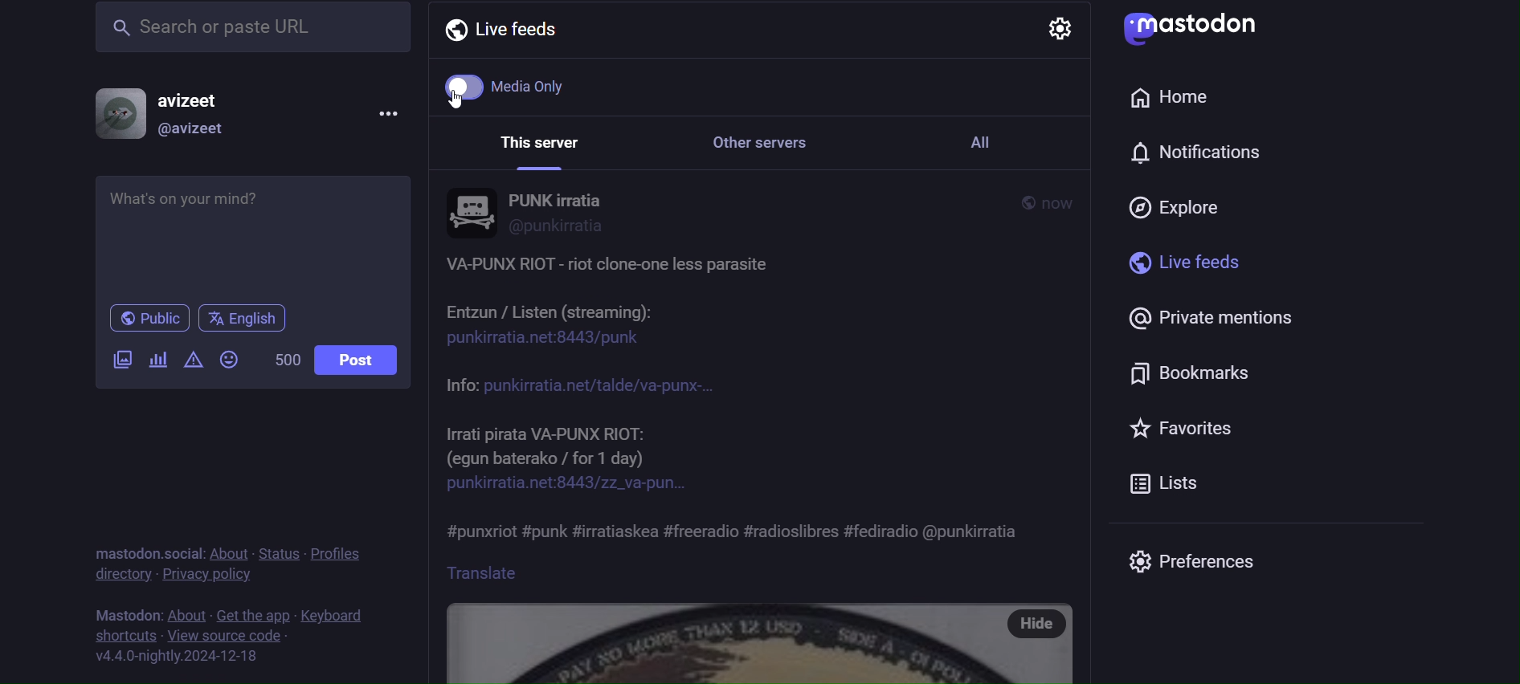  I want to click on image, so click(719, 642).